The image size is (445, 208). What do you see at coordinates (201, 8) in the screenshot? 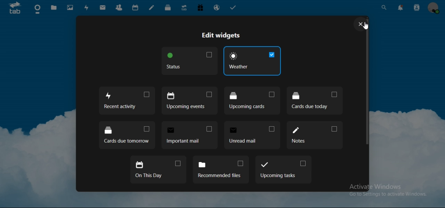
I see `free trial` at bounding box center [201, 8].